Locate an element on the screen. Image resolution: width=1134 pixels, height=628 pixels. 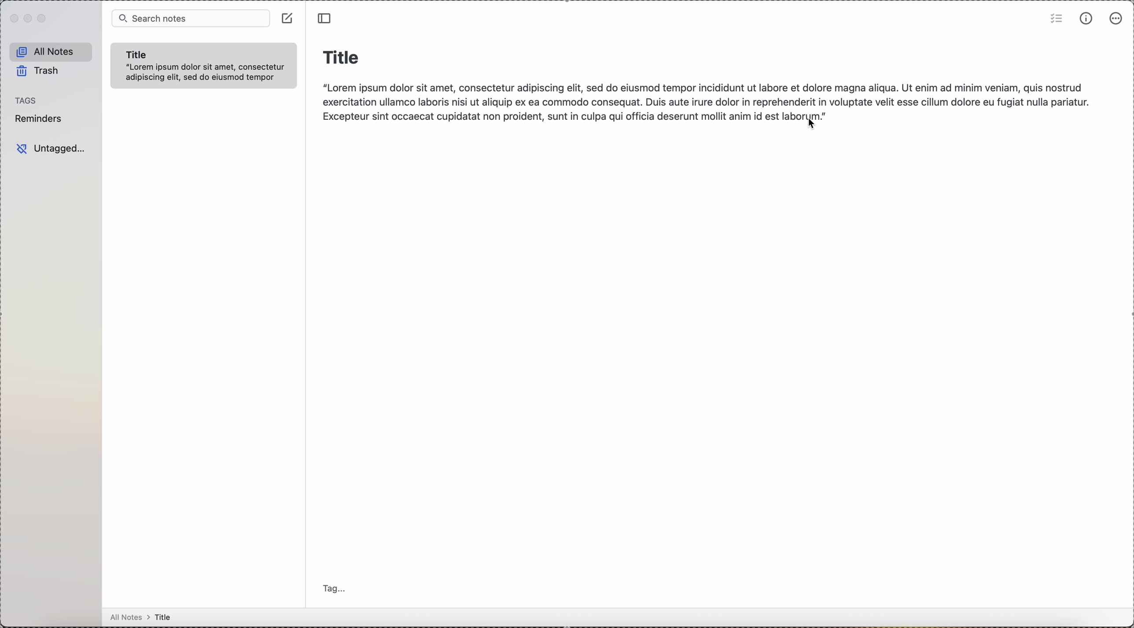
create note is located at coordinates (286, 18).